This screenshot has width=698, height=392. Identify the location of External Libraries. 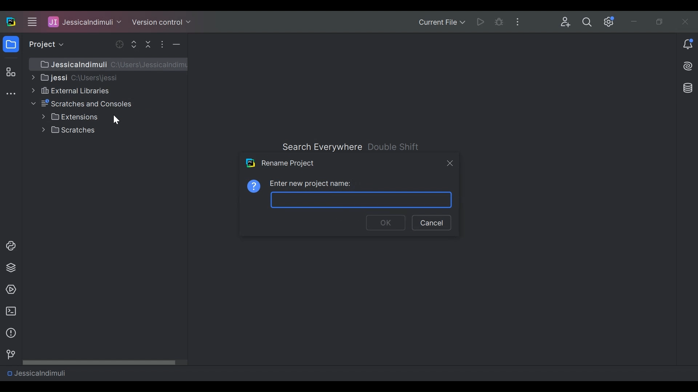
(69, 90).